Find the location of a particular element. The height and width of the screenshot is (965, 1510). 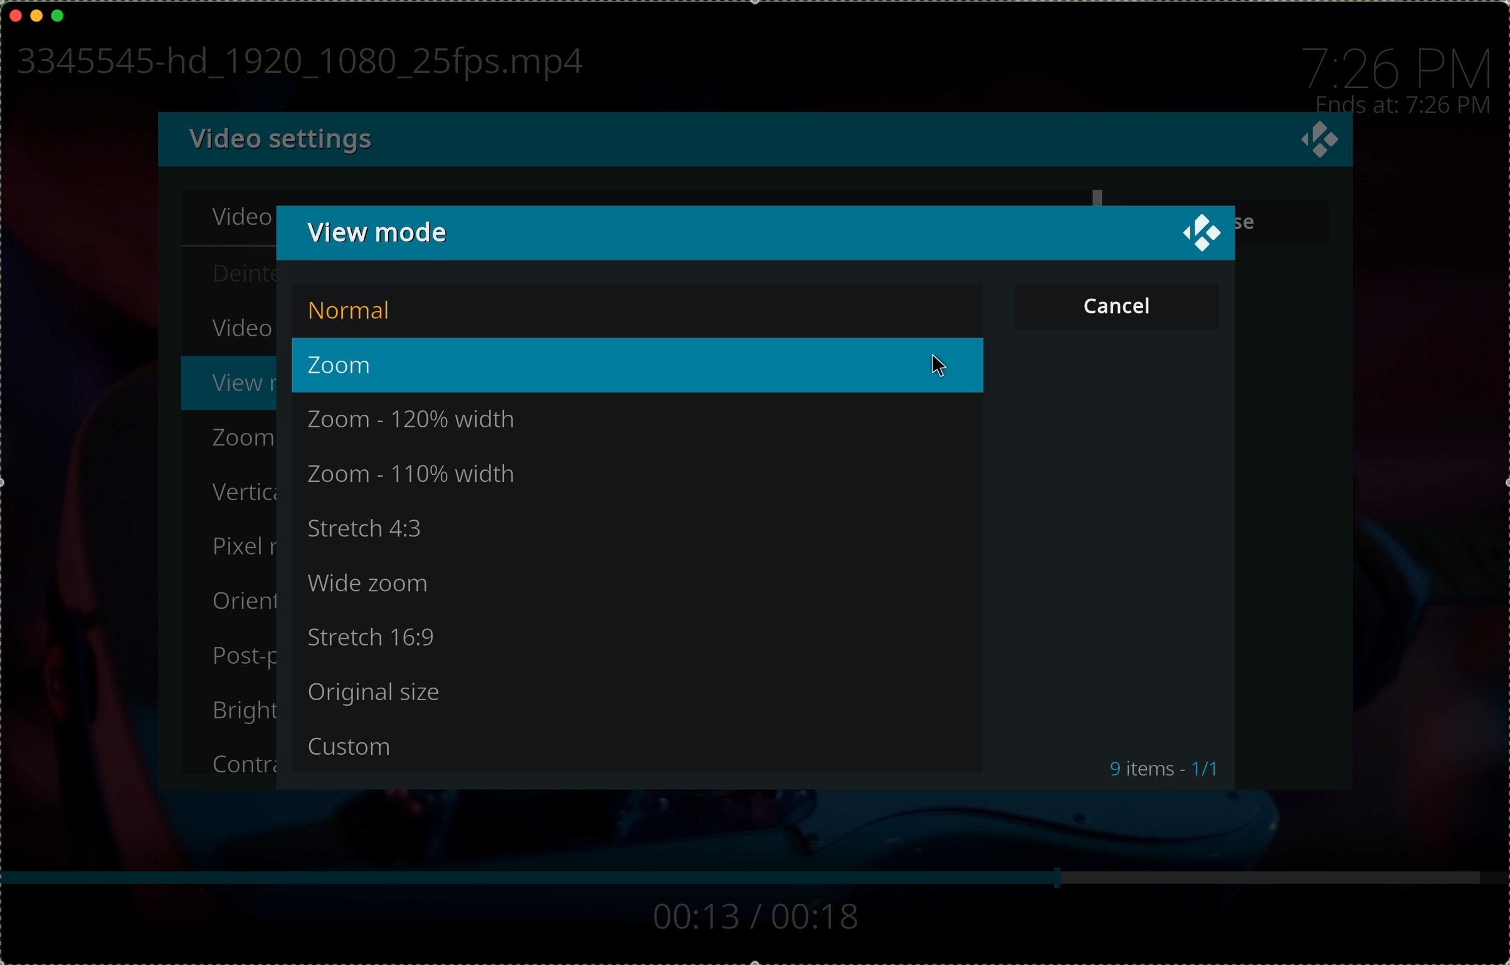

video settings is located at coordinates (277, 139).